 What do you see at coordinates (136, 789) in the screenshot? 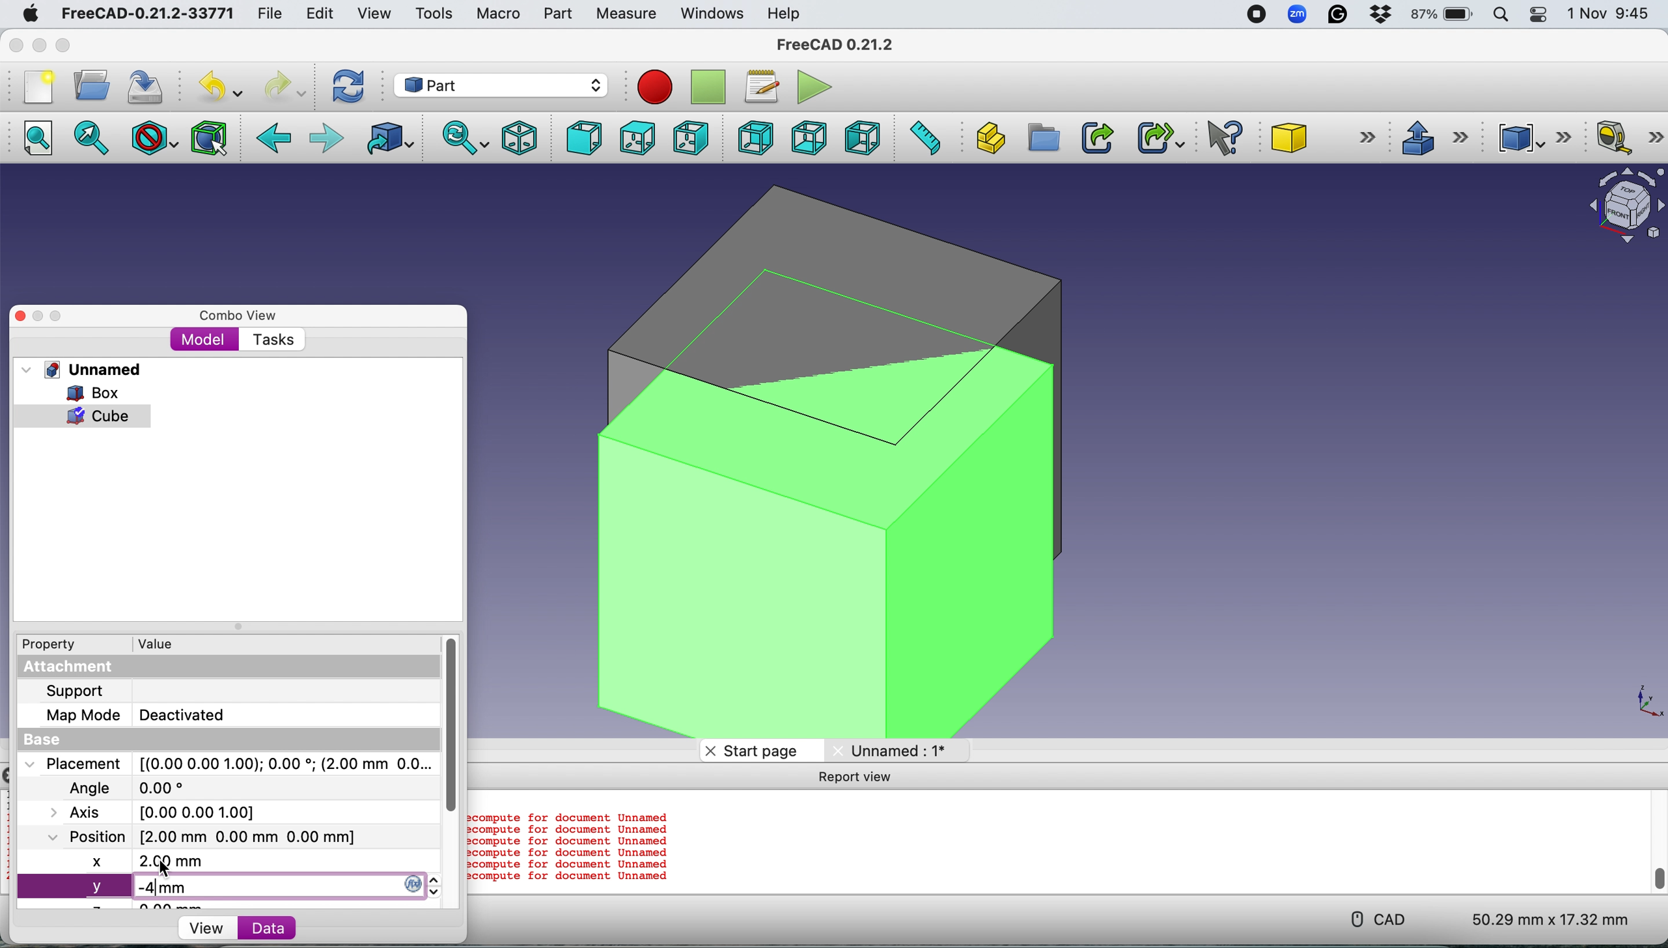
I see `Angle 0.00` at bounding box center [136, 789].